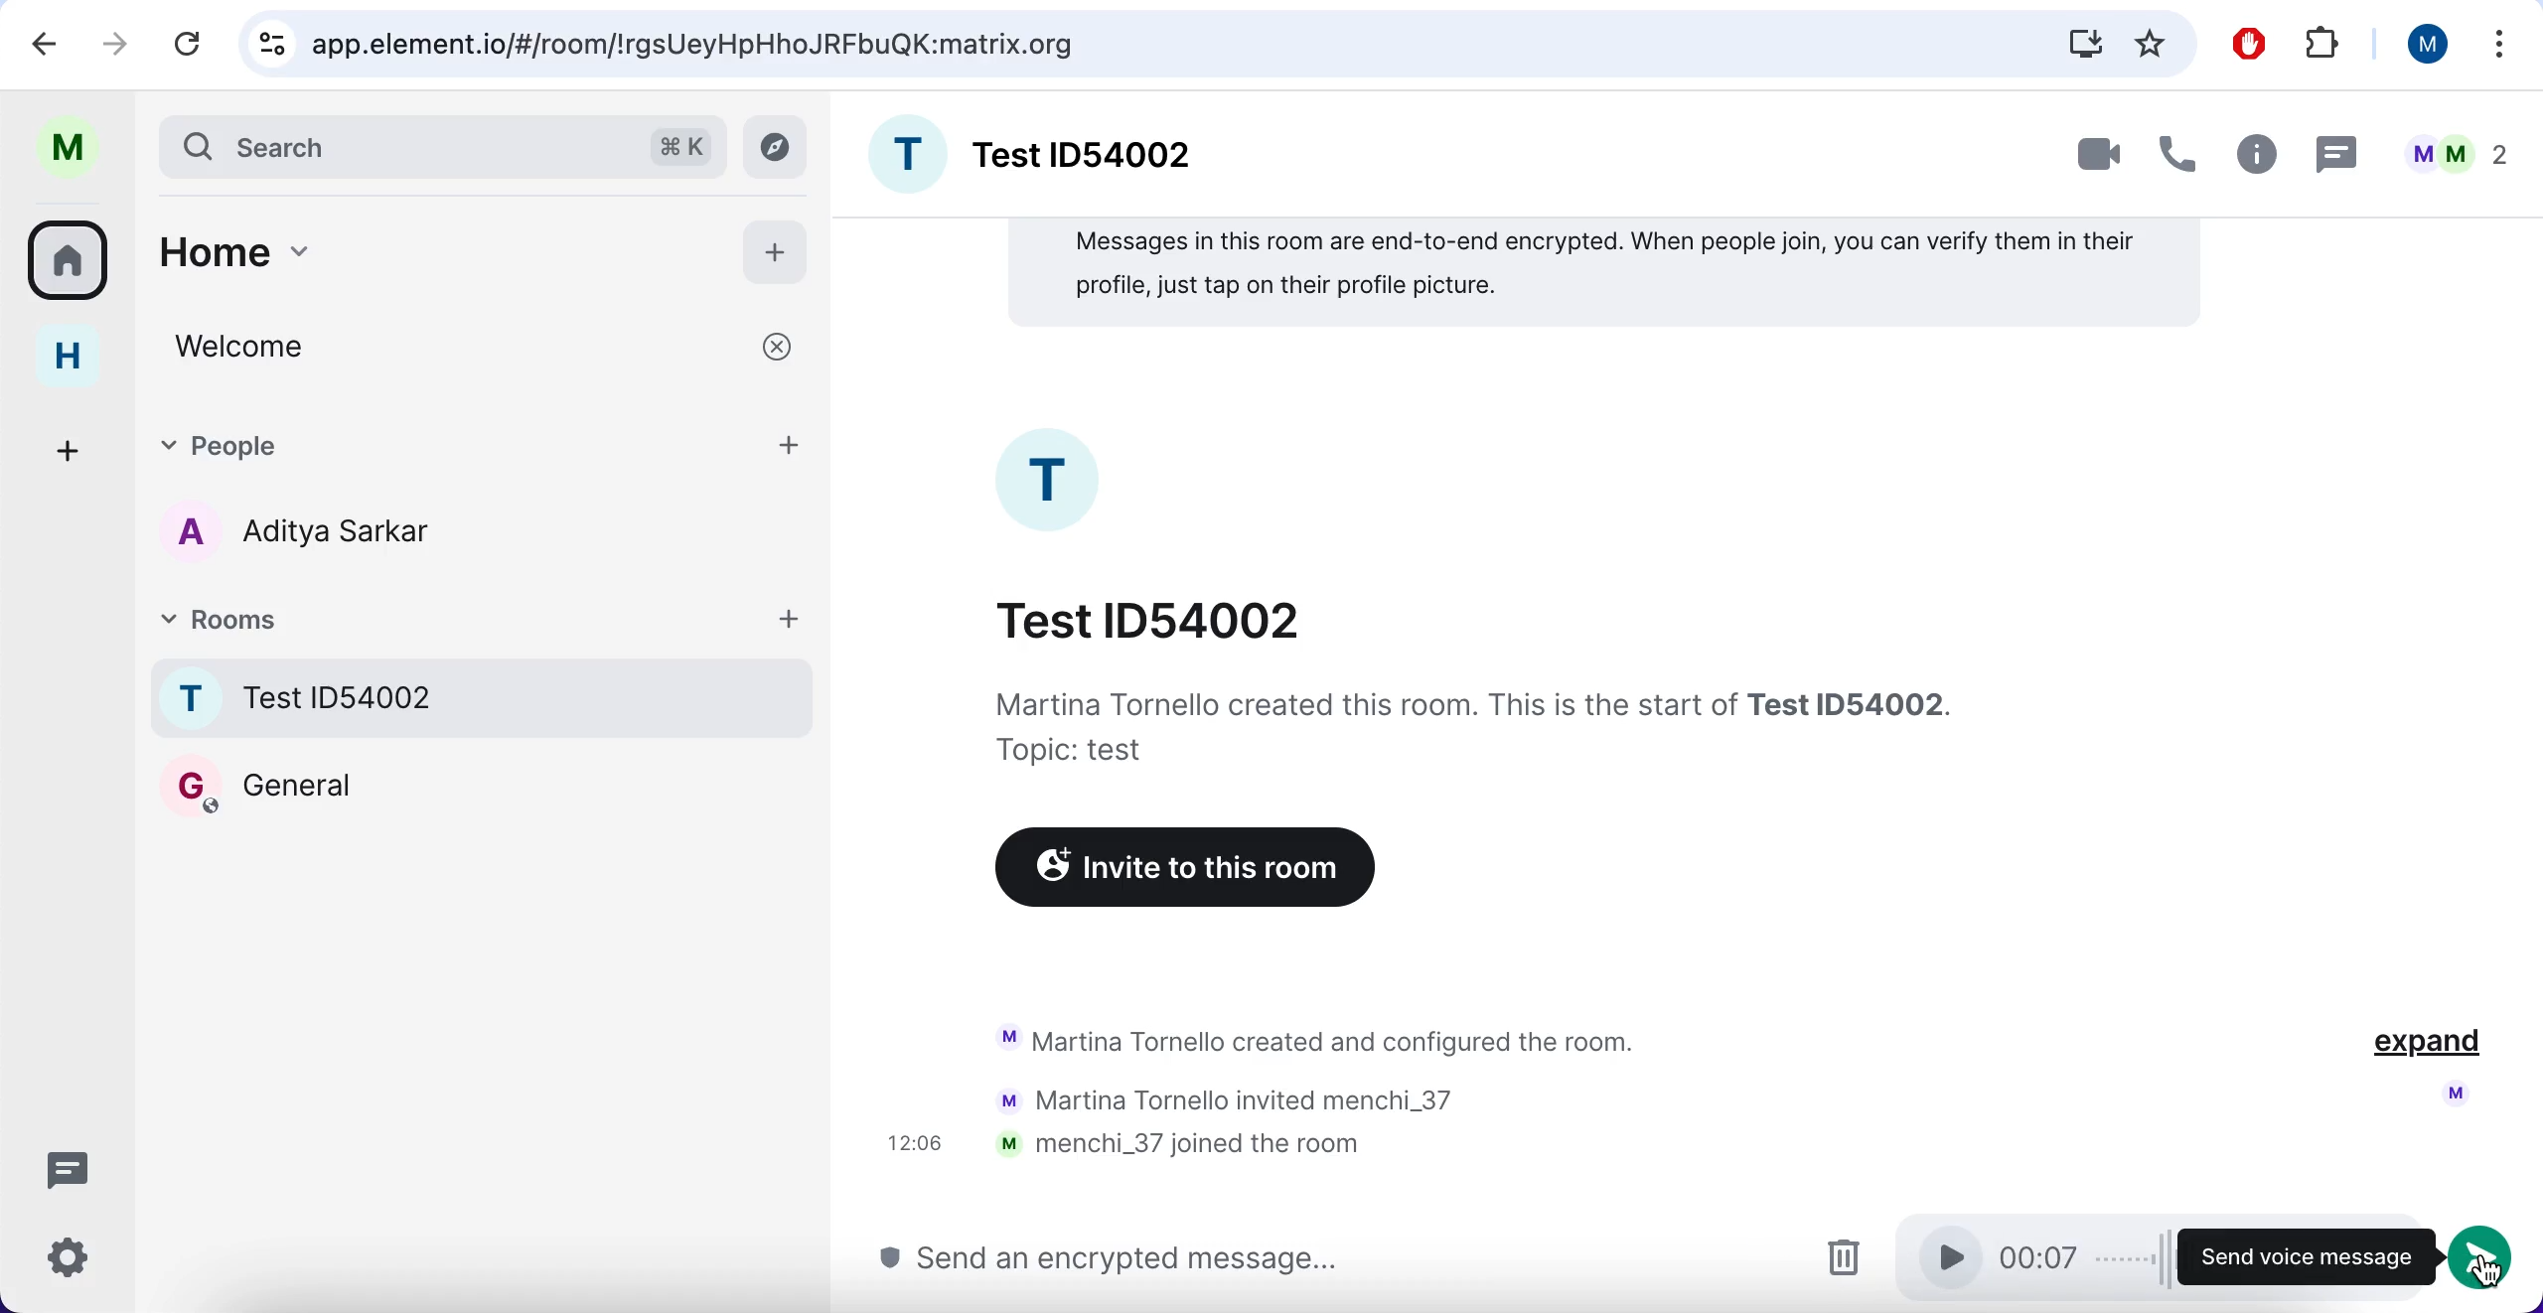 This screenshot has height=1313, width=2543. I want to click on quick setting, so click(67, 1260).